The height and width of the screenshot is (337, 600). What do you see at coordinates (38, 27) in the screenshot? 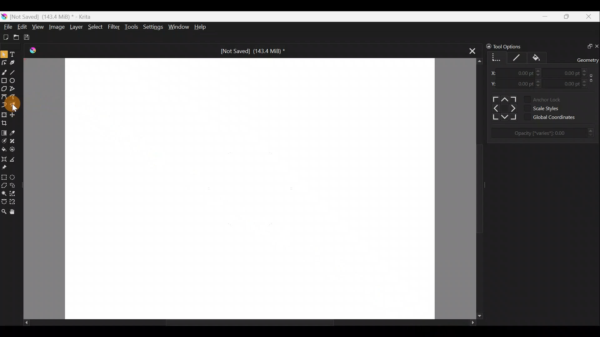
I see `View` at bounding box center [38, 27].